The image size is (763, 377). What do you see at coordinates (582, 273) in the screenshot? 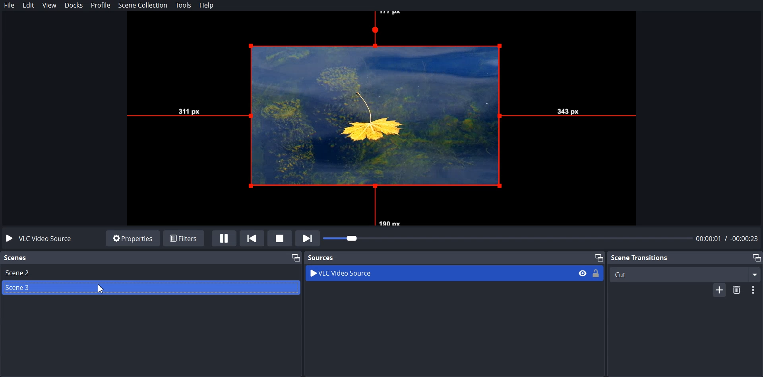
I see `Eye` at bounding box center [582, 273].